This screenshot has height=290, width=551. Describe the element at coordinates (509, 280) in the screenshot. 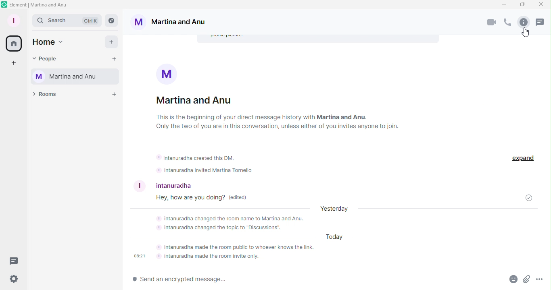

I see `Emoji` at that location.